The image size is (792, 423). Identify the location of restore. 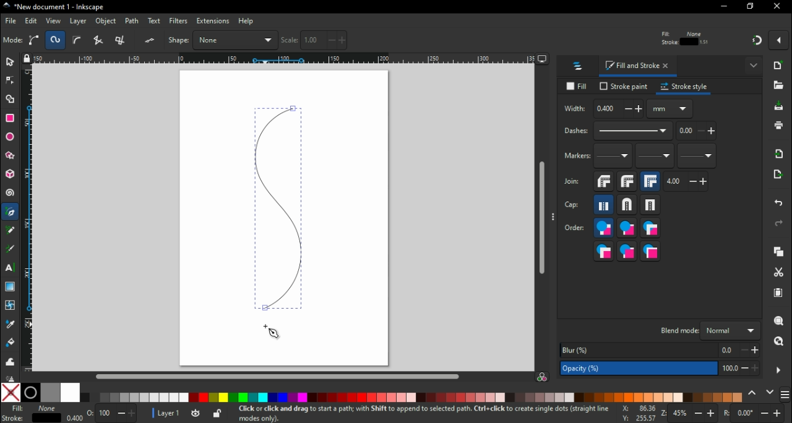
(751, 7).